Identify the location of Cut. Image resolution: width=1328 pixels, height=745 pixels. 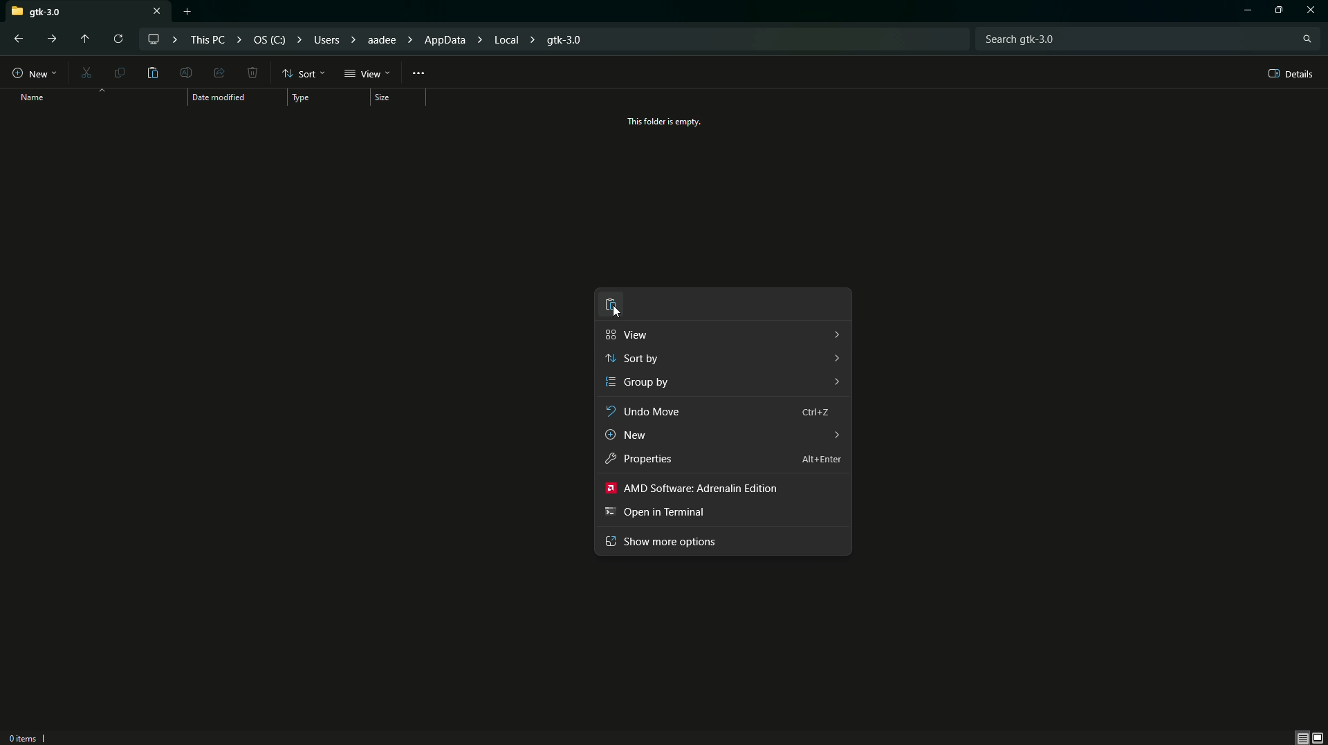
(87, 72).